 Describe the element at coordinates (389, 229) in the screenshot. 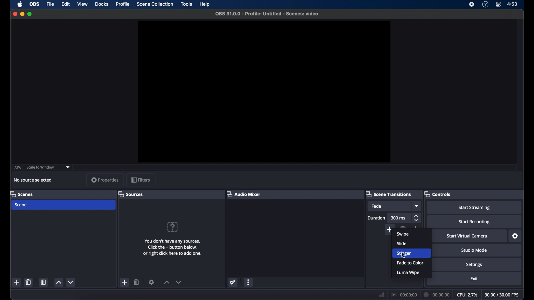

I see `add` at that location.